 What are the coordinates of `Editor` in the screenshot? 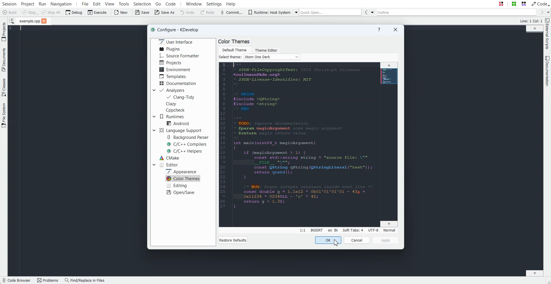 It's located at (169, 165).